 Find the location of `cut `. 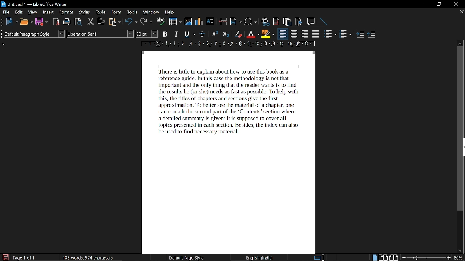

cut  is located at coordinates (90, 22).